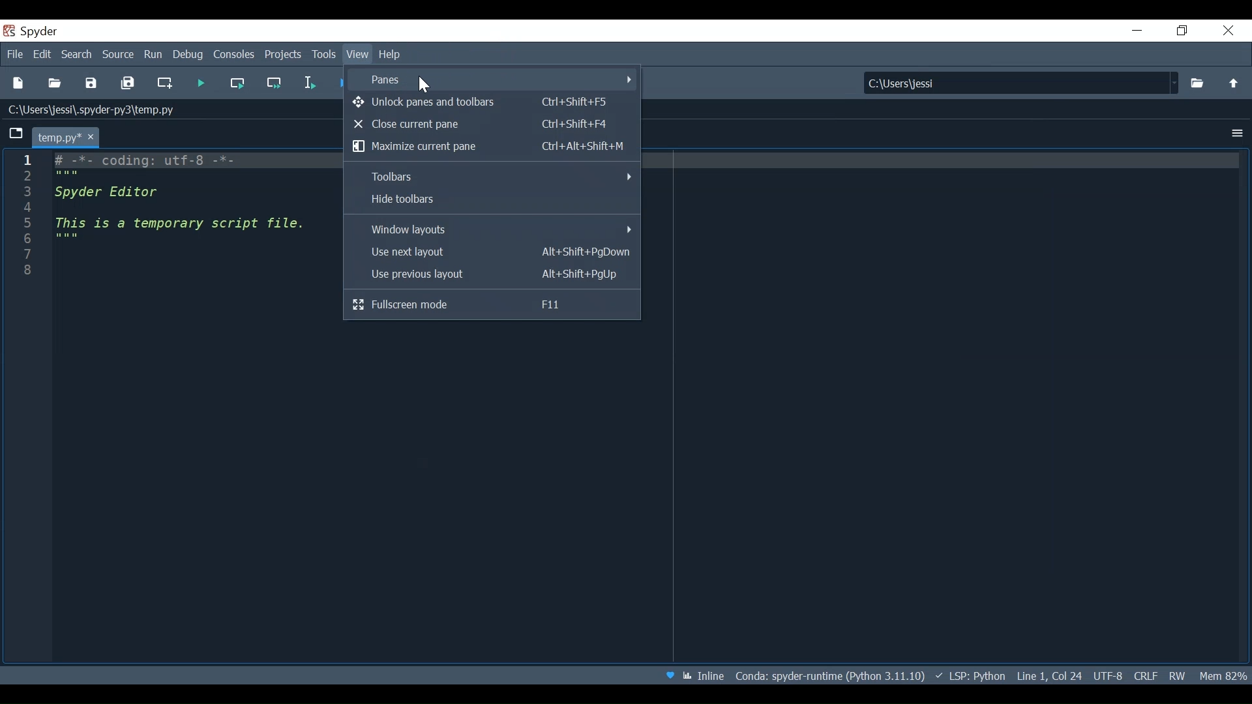 This screenshot has height=704, width=1252. I want to click on Window layouts, so click(492, 228).